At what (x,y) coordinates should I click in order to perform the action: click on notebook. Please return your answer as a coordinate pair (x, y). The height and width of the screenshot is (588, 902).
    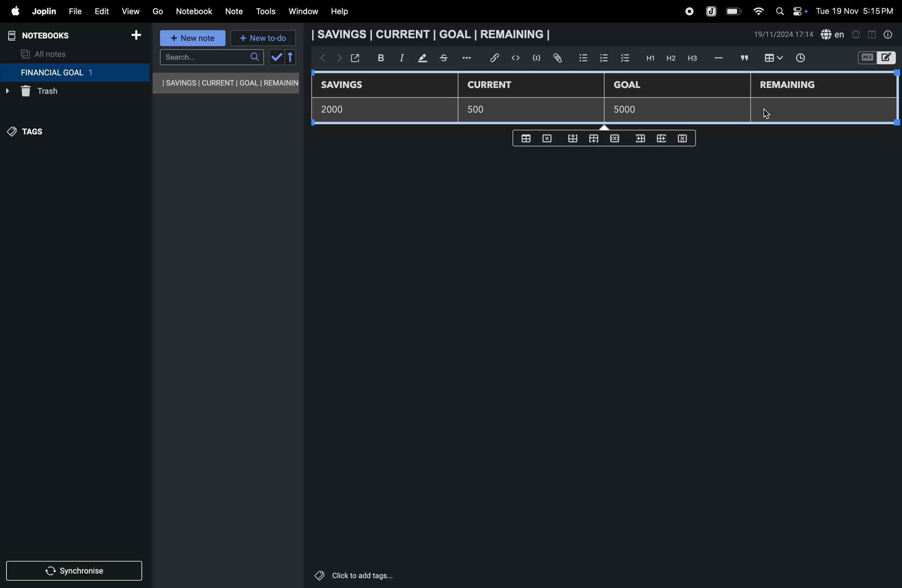
    Looking at the image, I should click on (194, 11).